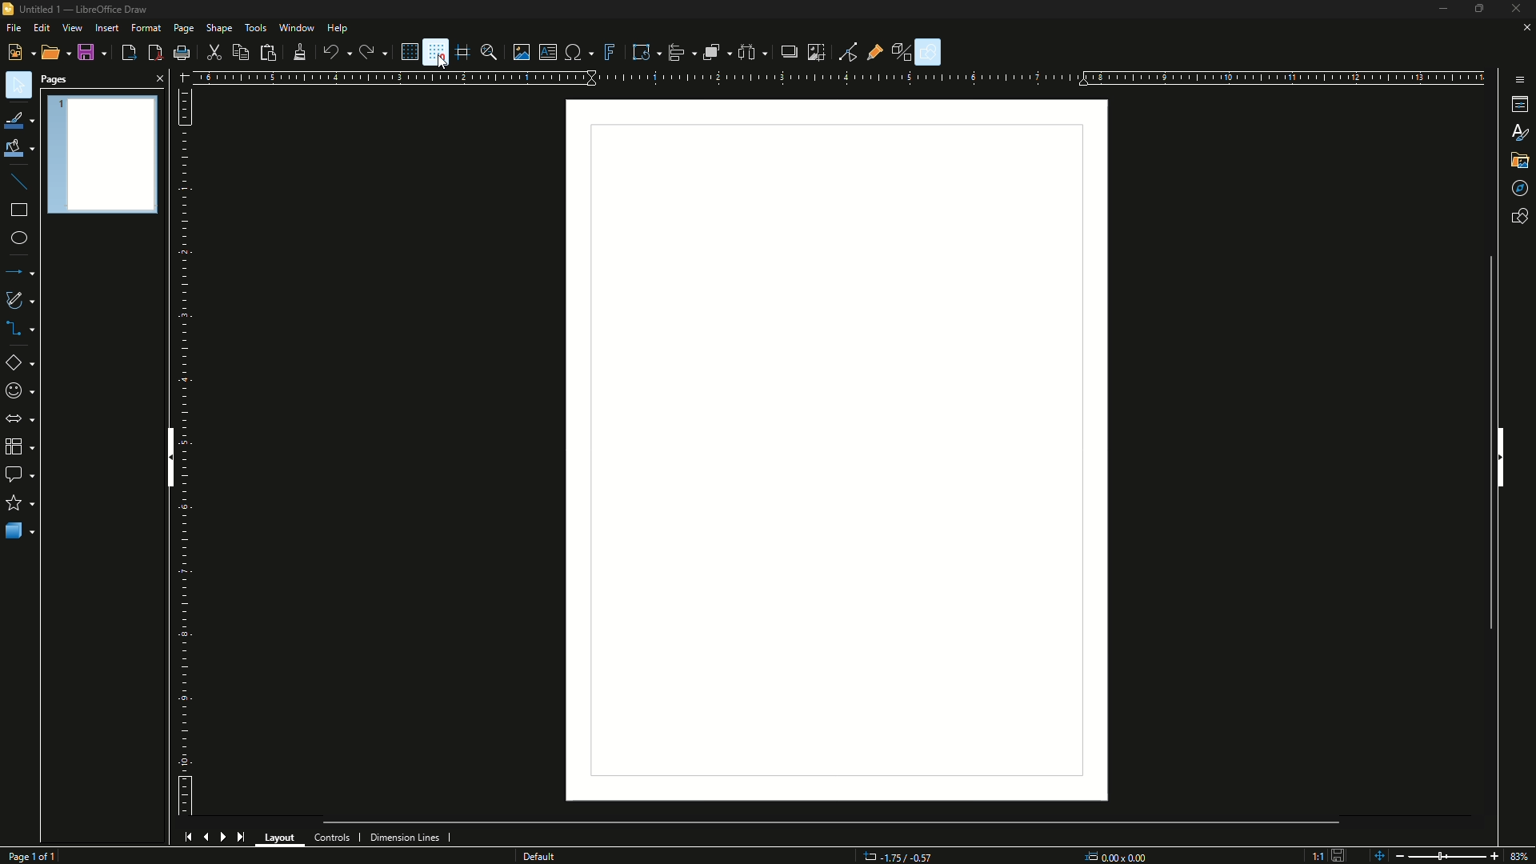 The image size is (1536, 864). Describe the element at coordinates (896, 854) in the screenshot. I see `Coordinates` at that location.